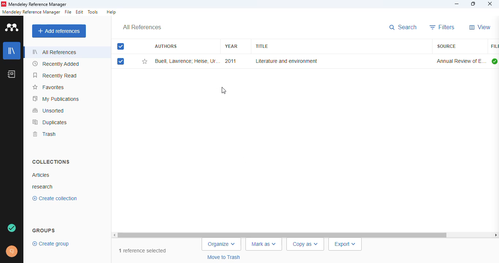  What do you see at coordinates (11, 228) in the screenshot?
I see `sync` at bounding box center [11, 228].